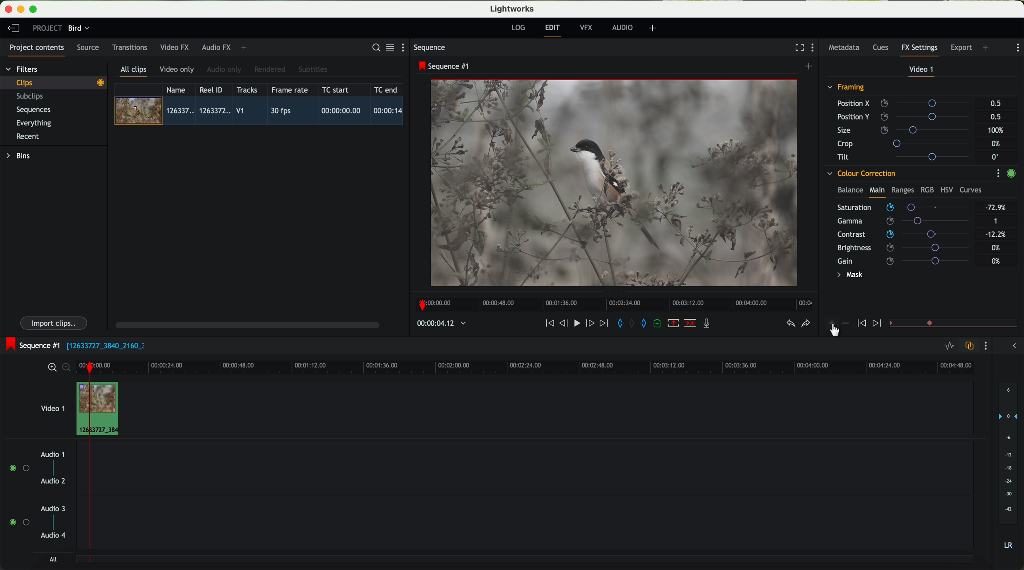 Image resolution: width=1024 pixels, height=570 pixels. Describe the element at coordinates (246, 48) in the screenshot. I see `add panel` at that location.